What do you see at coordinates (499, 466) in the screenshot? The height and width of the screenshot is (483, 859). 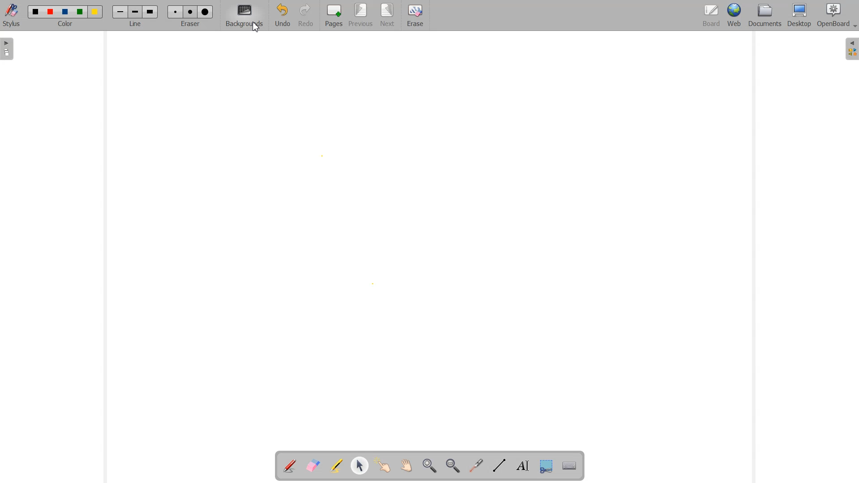 I see `Draw Lines` at bounding box center [499, 466].